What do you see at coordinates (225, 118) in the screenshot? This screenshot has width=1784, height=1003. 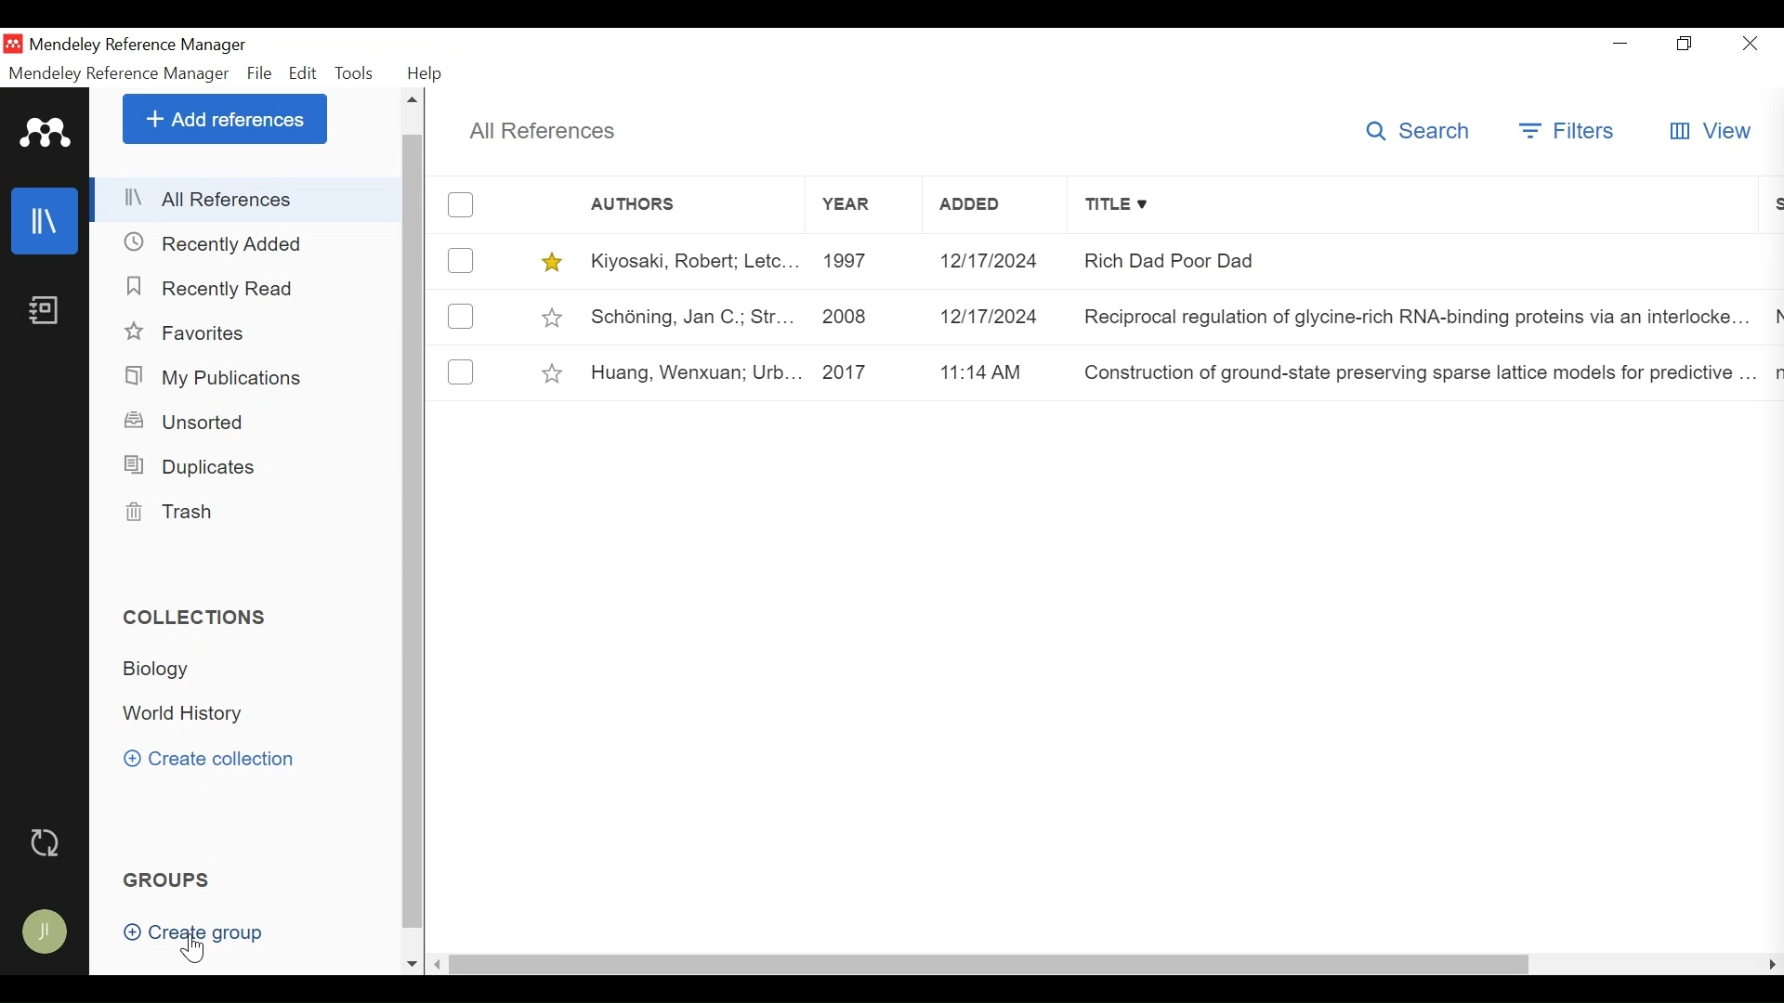 I see `Add References` at bounding box center [225, 118].